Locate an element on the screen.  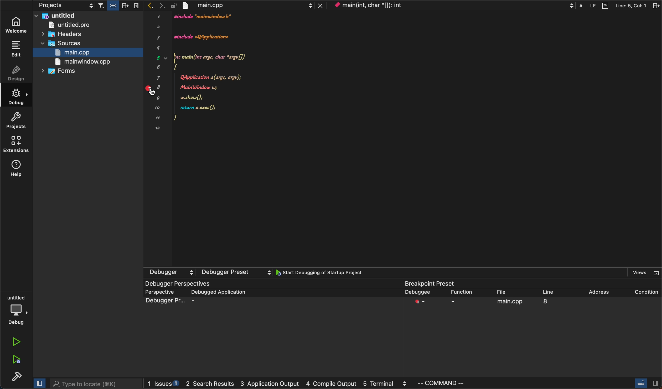
function is located at coordinates (462, 292).